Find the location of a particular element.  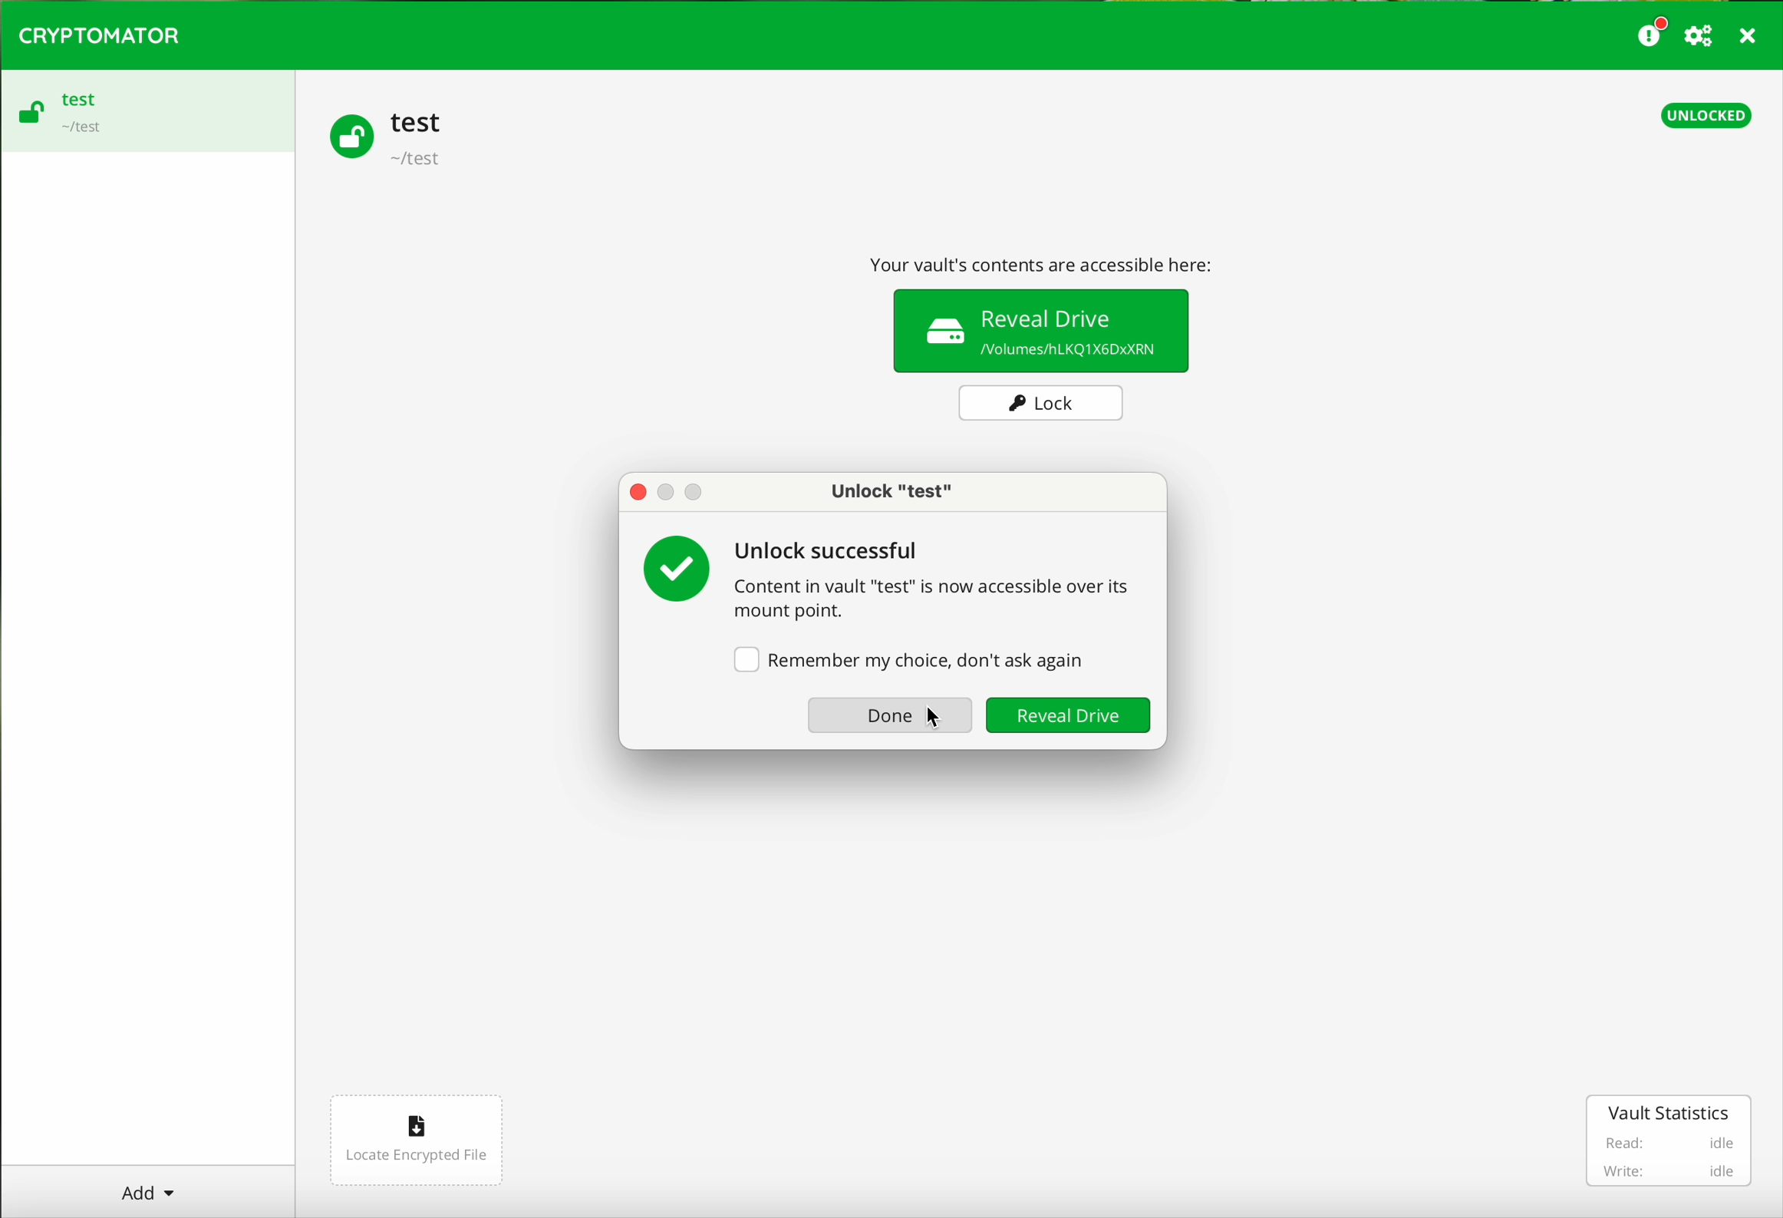

Remember my choice, don't ask again is located at coordinates (909, 655).